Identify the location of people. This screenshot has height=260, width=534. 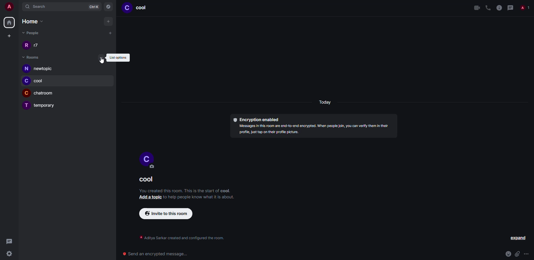
(38, 46).